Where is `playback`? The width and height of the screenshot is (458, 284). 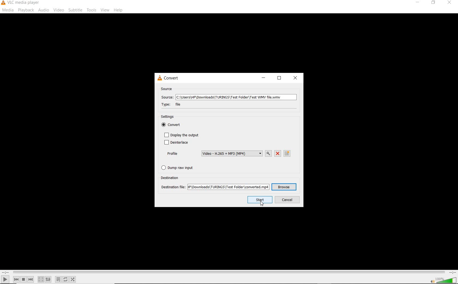 playback is located at coordinates (26, 10).